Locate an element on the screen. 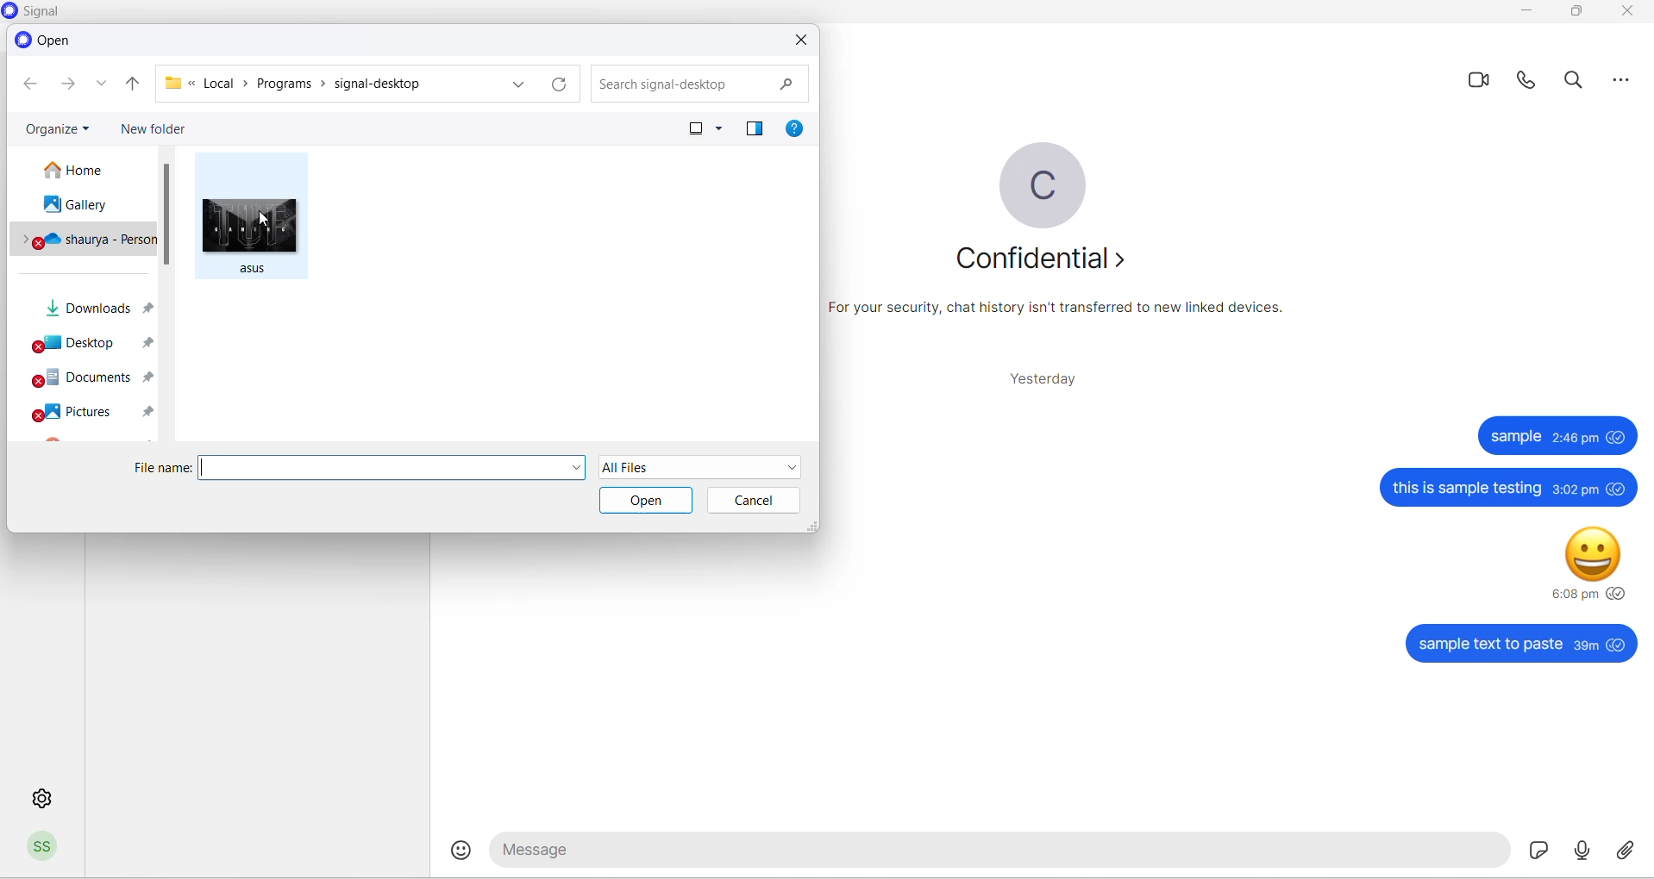 This screenshot has width=1654, height=879. seen is located at coordinates (1618, 593).